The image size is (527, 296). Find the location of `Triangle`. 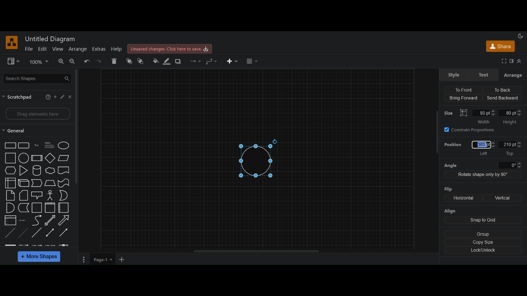

Triangle is located at coordinates (24, 171).